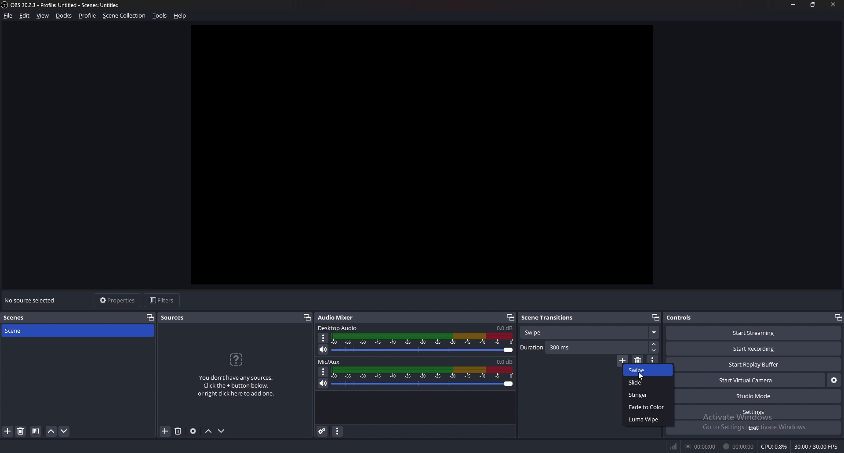  Describe the element at coordinates (757, 396) in the screenshot. I see `studio mode` at that location.